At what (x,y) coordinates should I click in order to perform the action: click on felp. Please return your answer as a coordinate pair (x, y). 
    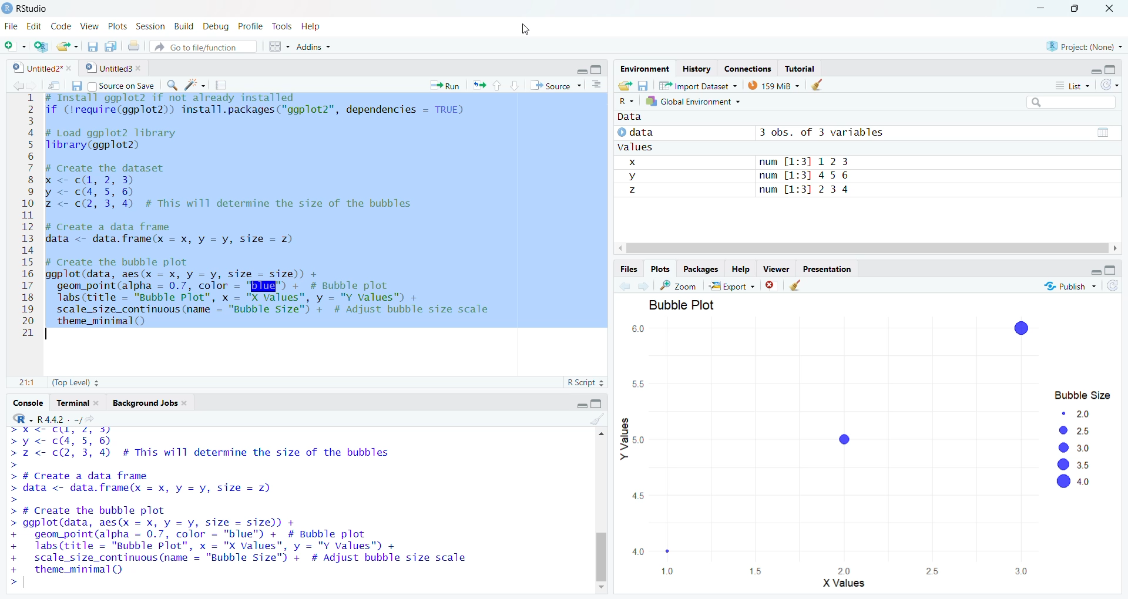
    Looking at the image, I should click on (741, 268).